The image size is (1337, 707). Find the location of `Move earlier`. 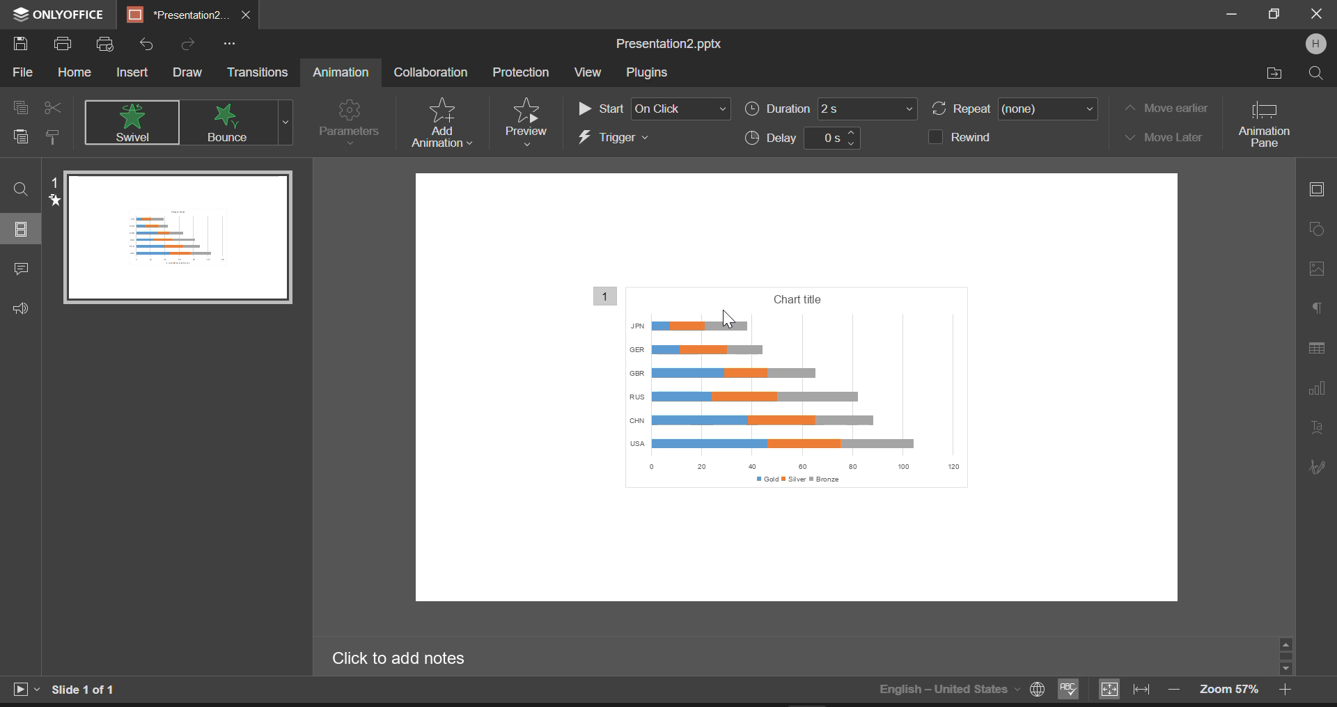

Move earlier is located at coordinates (1164, 108).